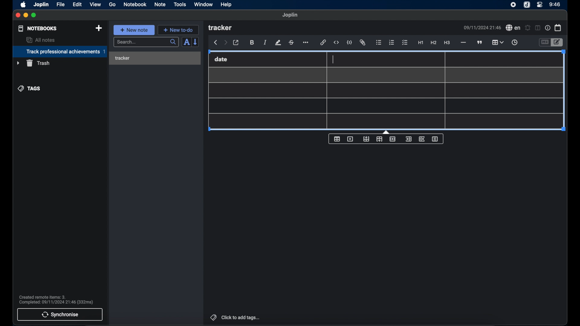 The height and width of the screenshot is (326, 580). I want to click on tags, so click(29, 88).